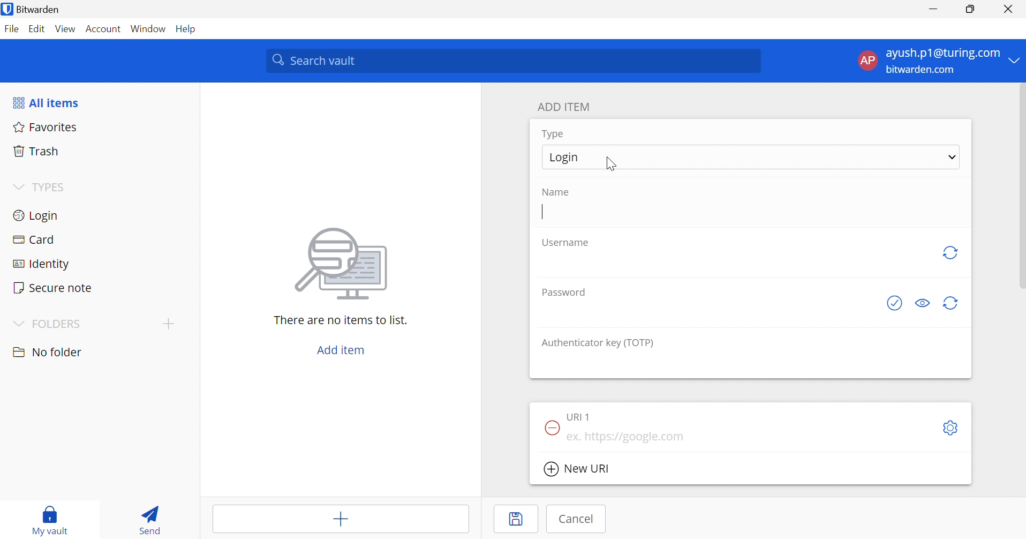 This screenshot has width=1026, height=539. Describe the element at coordinates (61, 324) in the screenshot. I see `FOLDERS` at that location.